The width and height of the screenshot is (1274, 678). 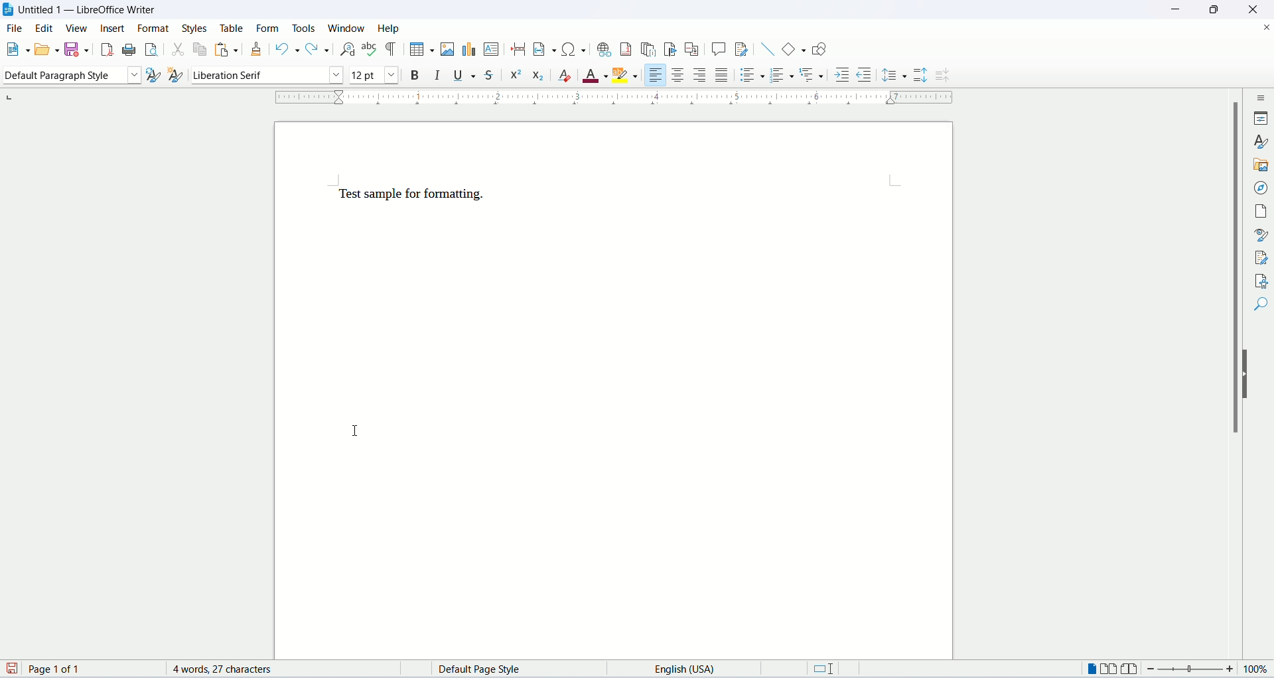 What do you see at coordinates (492, 49) in the screenshot?
I see `insert textbox` at bounding box center [492, 49].